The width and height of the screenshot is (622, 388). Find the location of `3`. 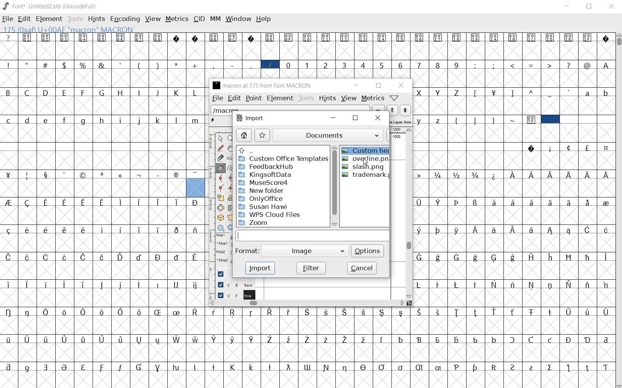

3 is located at coordinates (345, 65).